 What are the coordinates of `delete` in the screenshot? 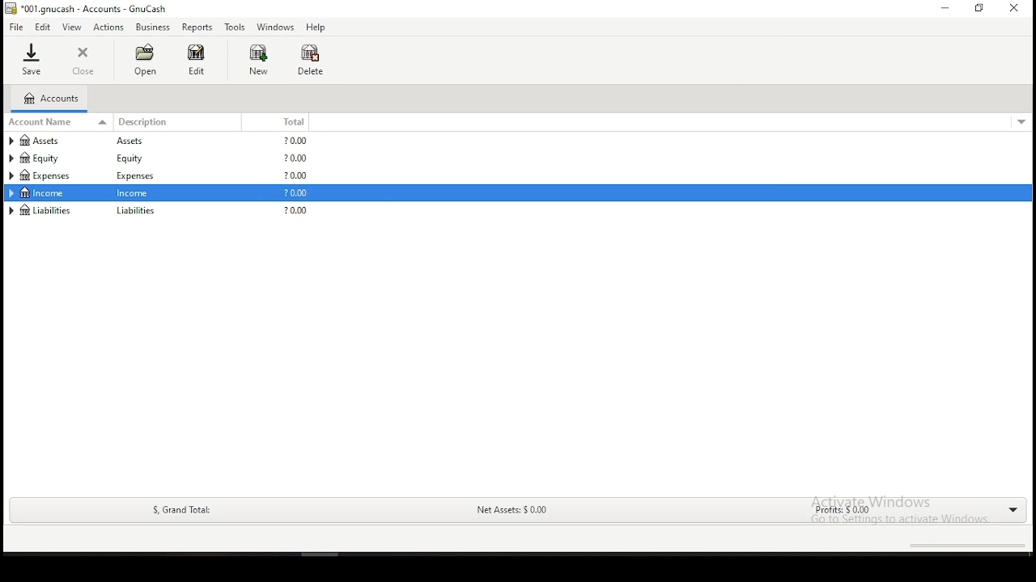 It's located at (311, 60).